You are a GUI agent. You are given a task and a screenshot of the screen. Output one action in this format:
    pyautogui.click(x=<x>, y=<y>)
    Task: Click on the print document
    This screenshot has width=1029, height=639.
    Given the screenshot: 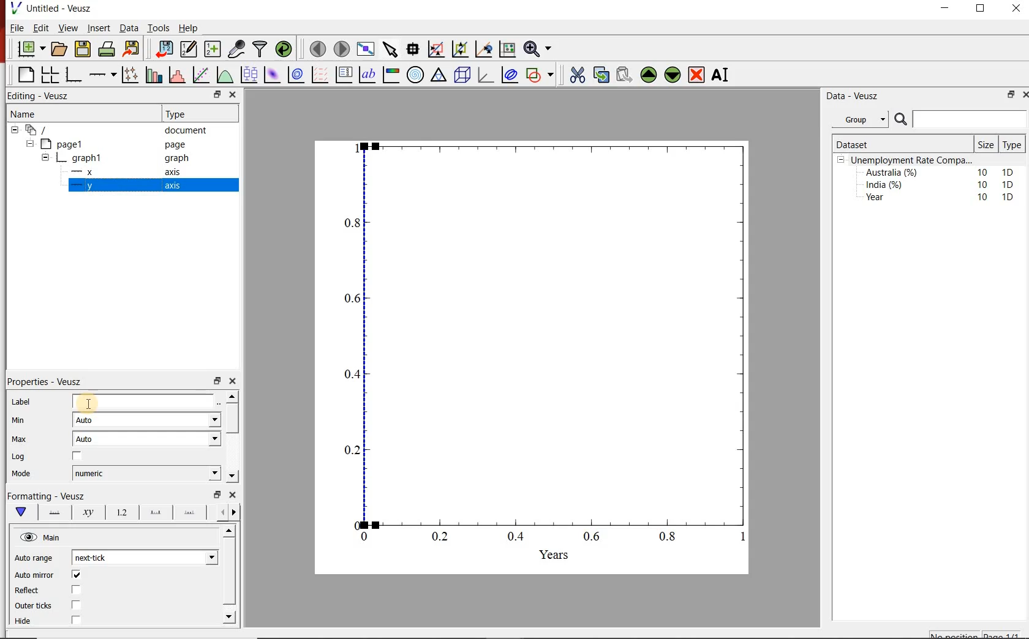 What is the action you would take?
    pyautogui.click(x=107, y=48)
    